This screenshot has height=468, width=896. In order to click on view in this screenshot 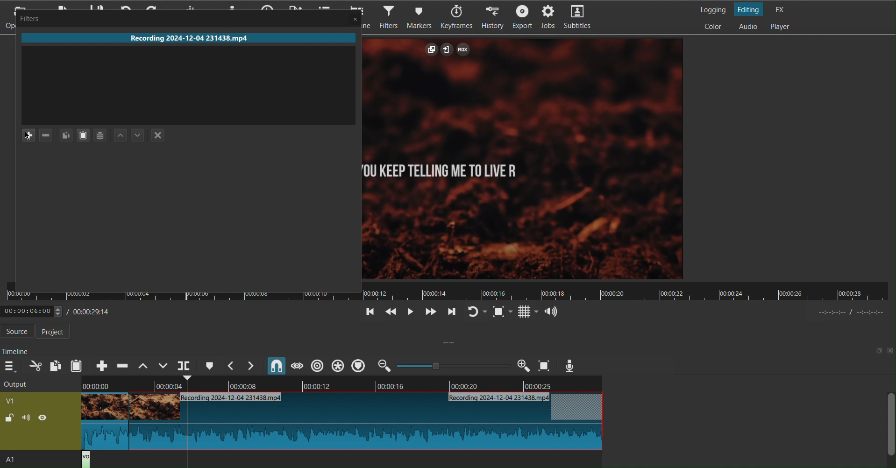, I will do `click(46, 419)`.